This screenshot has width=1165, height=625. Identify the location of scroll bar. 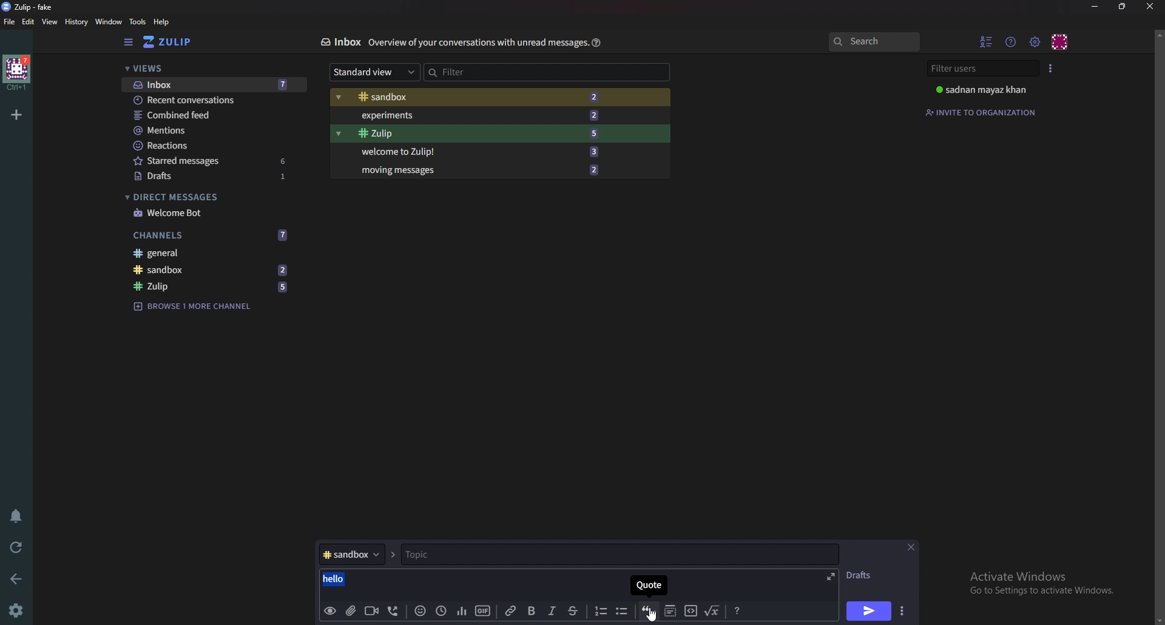
(1159, 326).